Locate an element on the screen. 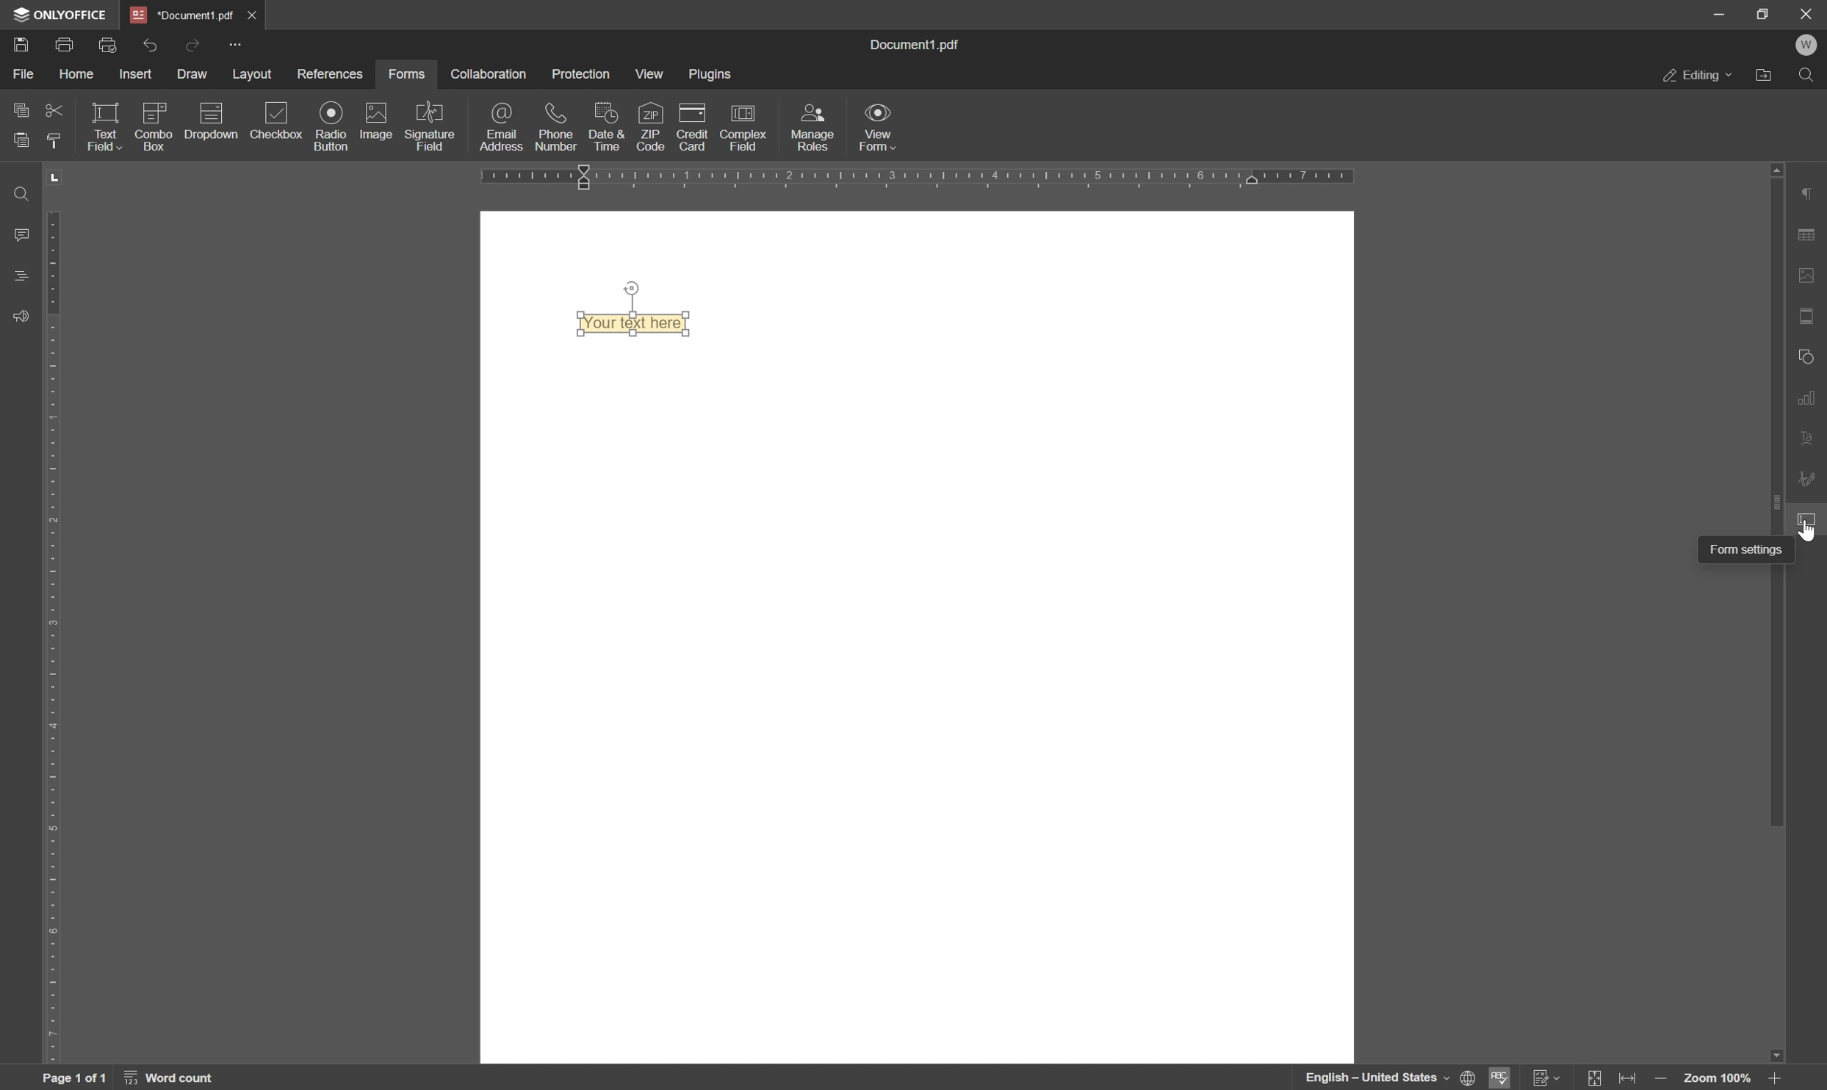 This screenshot has height=1090, width=1827. close is located at coordinates (253, 13).